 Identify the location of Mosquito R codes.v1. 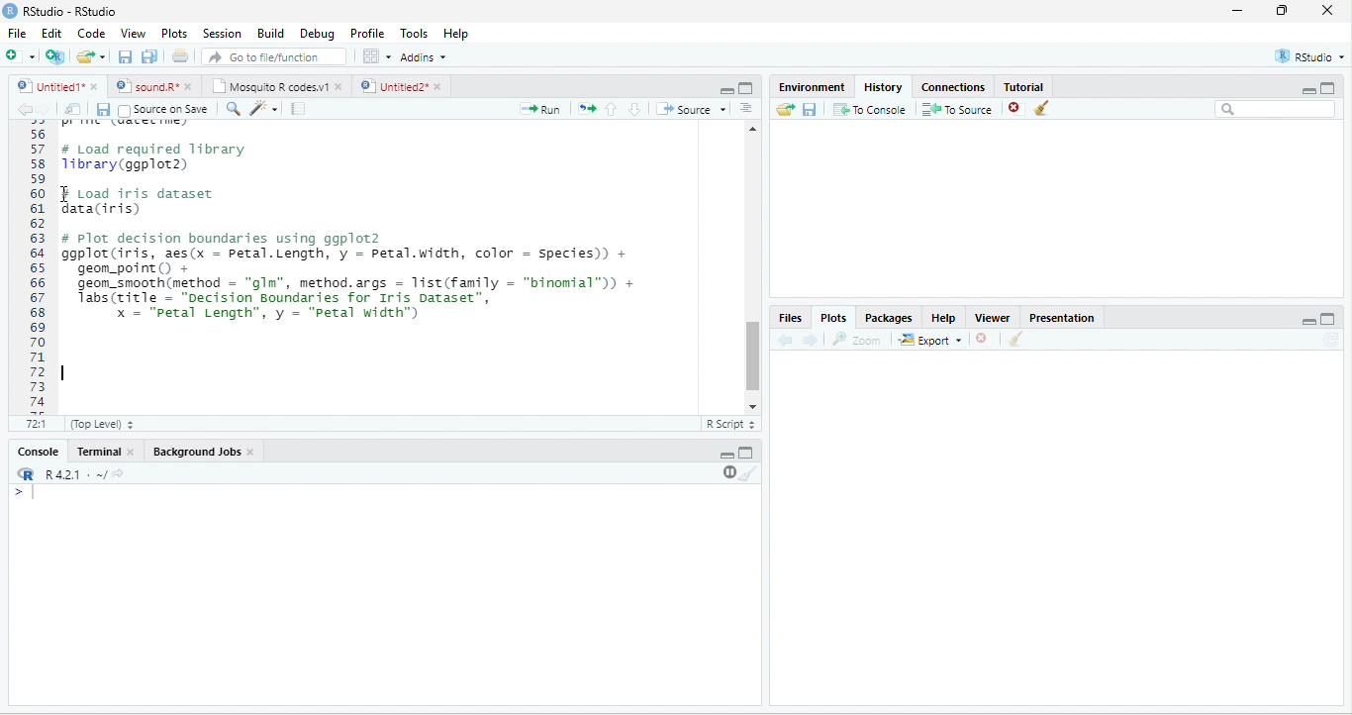
(268, 86).